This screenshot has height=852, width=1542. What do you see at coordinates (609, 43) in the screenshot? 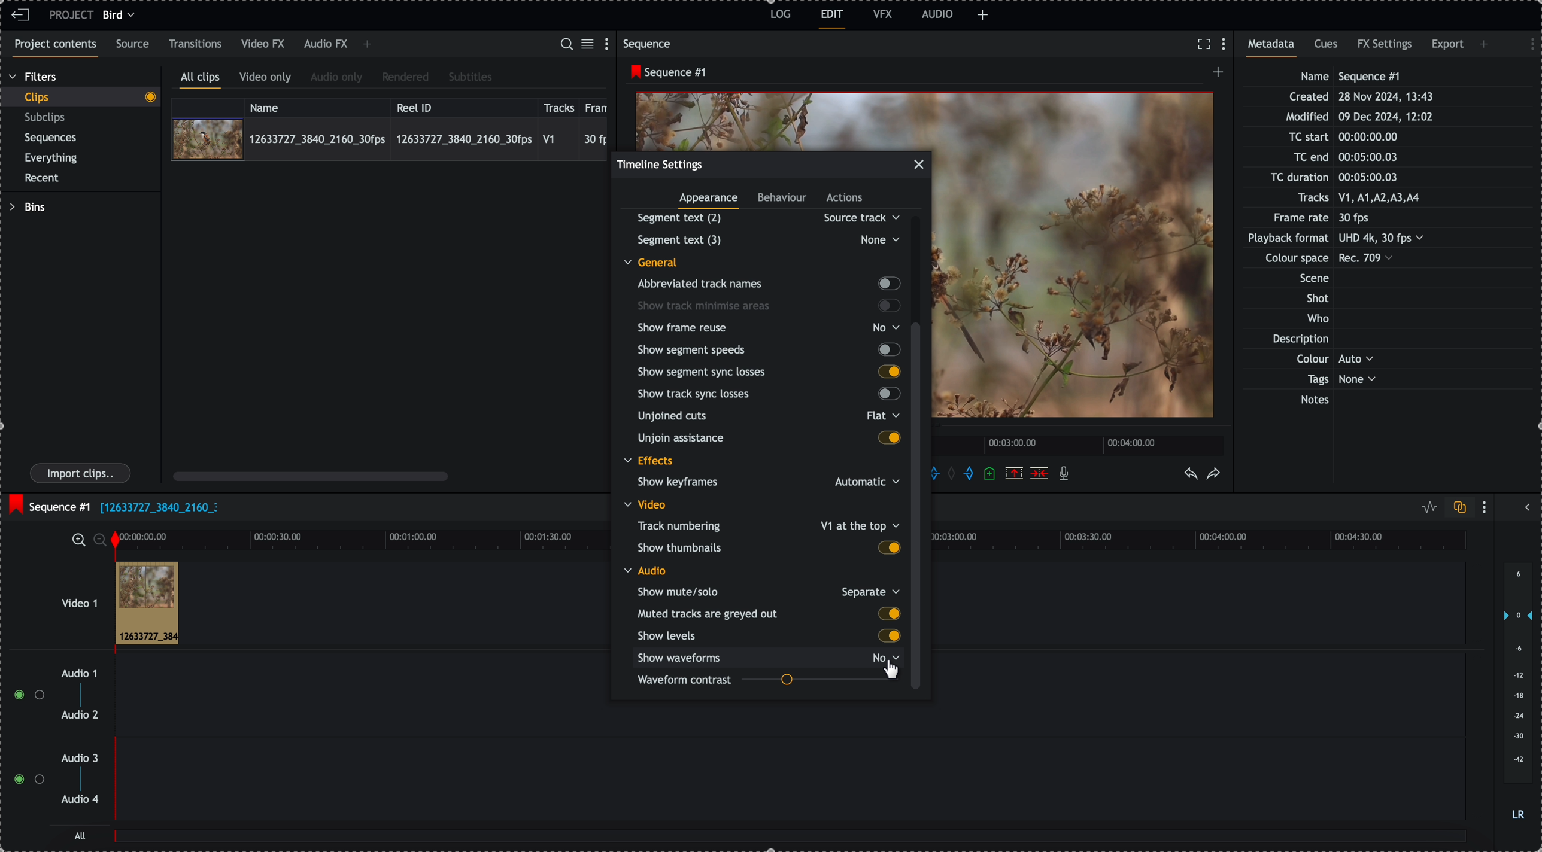
I see `show settings menu` at bounding box center [609, 43].